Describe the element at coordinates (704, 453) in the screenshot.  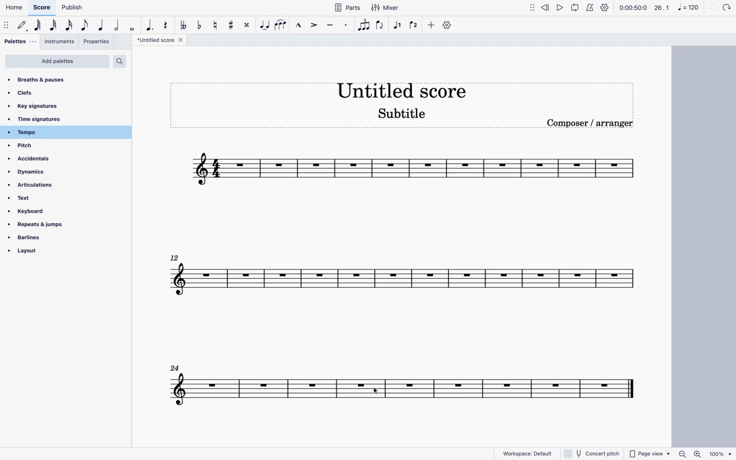
I see `zoom` at that location.